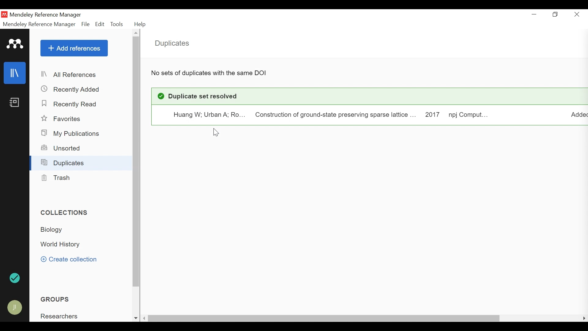 Image resolution: width=588 pixels, height=331 pixels. What do you see at coordinates (15, 44) in the screenshot?
I see `Mendeley Logo` at bounding box center [15, 44].